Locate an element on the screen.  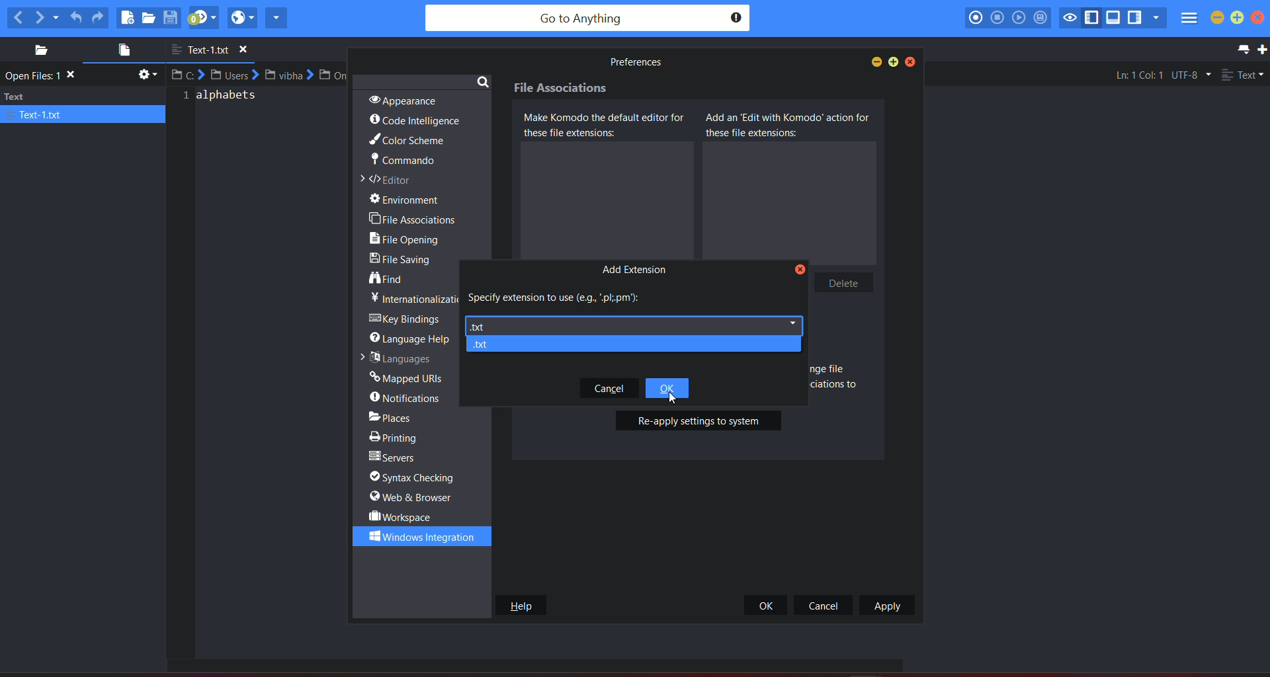
key bridges is located at coordinates (407, 319).